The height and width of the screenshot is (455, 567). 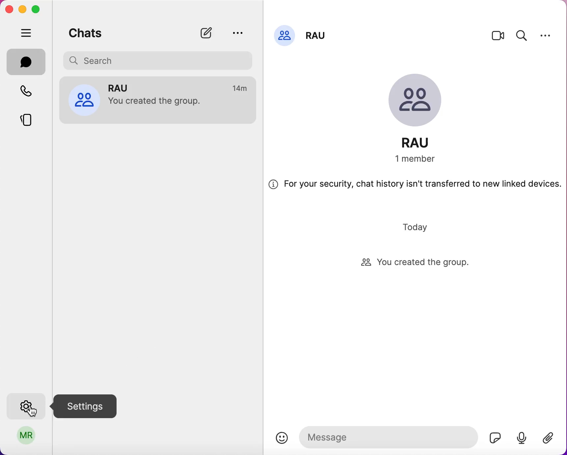 I want to click on You created the group., so click(x=155, y=101).